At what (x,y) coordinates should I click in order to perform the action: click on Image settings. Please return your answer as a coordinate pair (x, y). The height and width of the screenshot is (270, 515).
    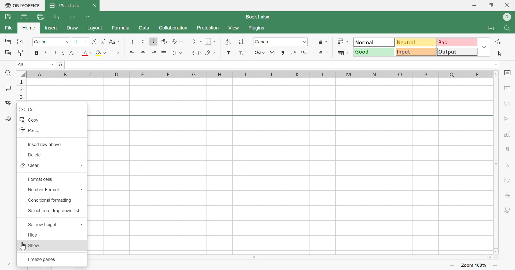
    Looking at the image, I should click on (508, 119).